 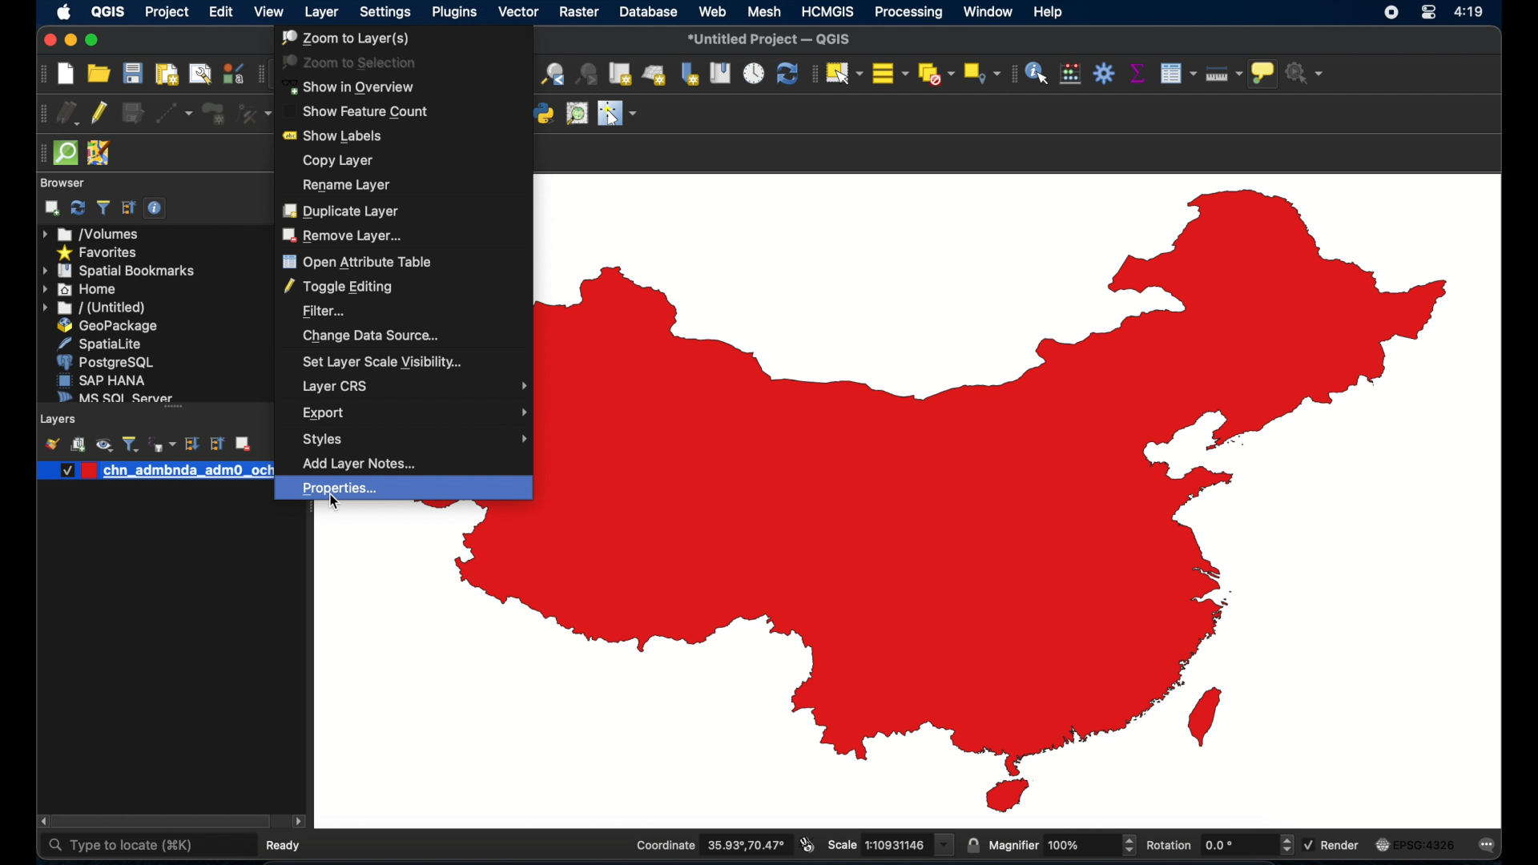 I want to click on remove layer/group, so click(x=243, y=444).